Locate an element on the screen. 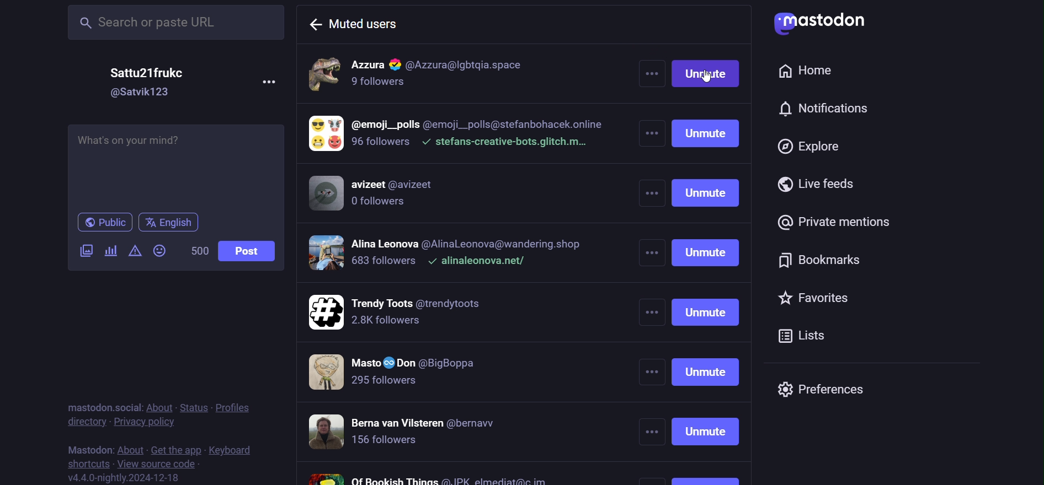  about is located at coordinates (160, 405).